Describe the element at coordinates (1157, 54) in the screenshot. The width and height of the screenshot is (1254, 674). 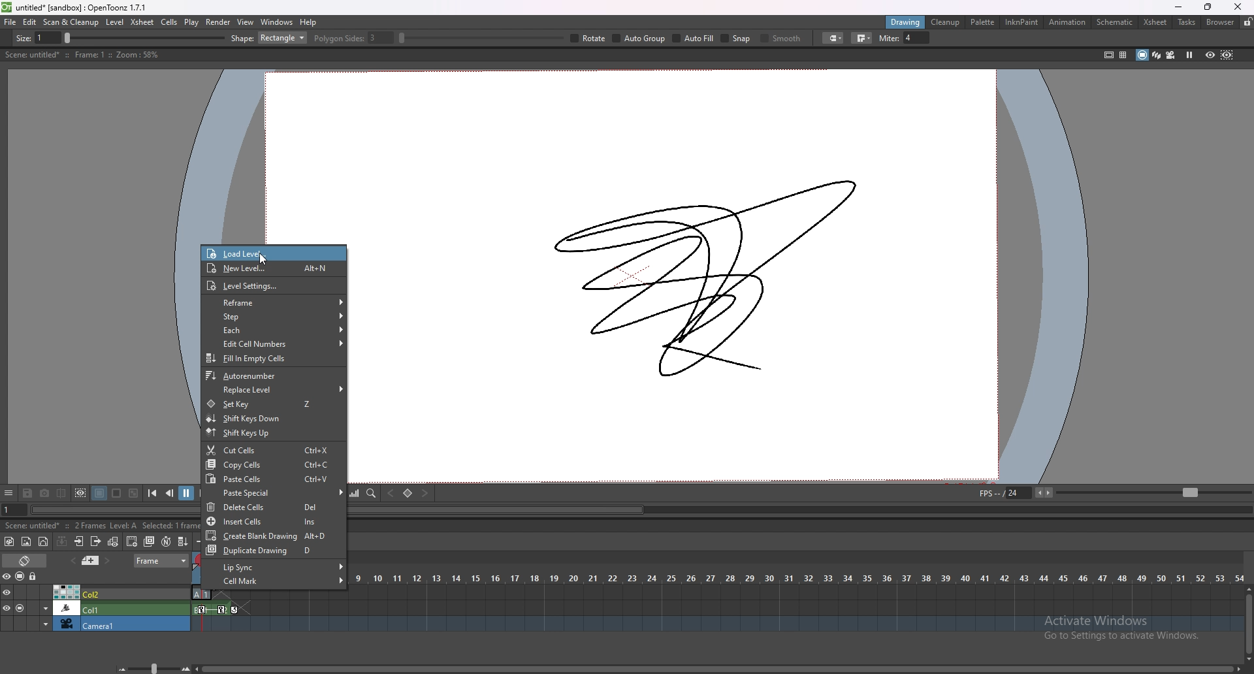
I see `3d view` at that location.